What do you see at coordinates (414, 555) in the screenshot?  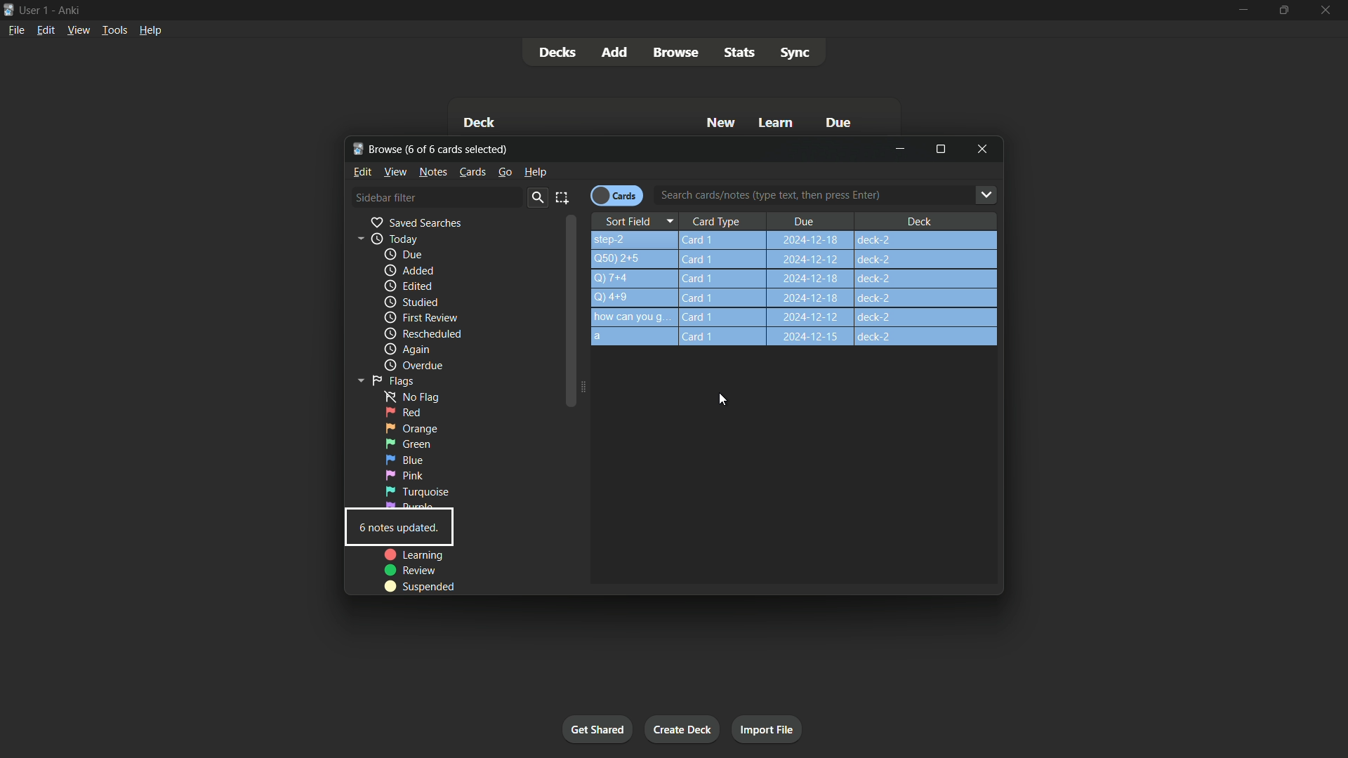 I see `Learning` at bounding box center [414, 555].